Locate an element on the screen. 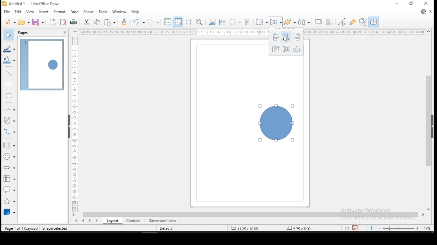  last page is located at coordinates (98, 220).